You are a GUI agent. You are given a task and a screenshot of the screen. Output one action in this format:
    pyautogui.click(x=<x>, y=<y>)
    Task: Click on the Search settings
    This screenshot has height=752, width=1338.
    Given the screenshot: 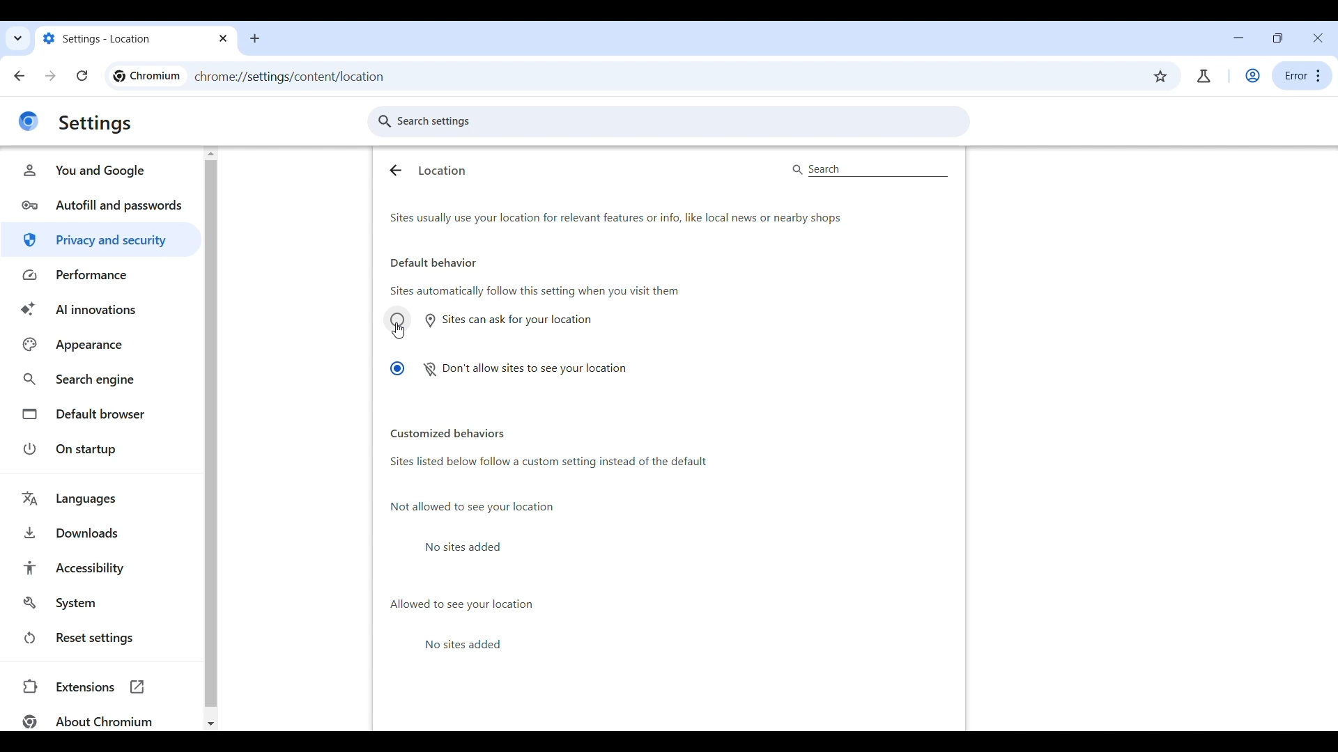 What is the action you would take?
    pyautogui.click(x=669, y=121)
    